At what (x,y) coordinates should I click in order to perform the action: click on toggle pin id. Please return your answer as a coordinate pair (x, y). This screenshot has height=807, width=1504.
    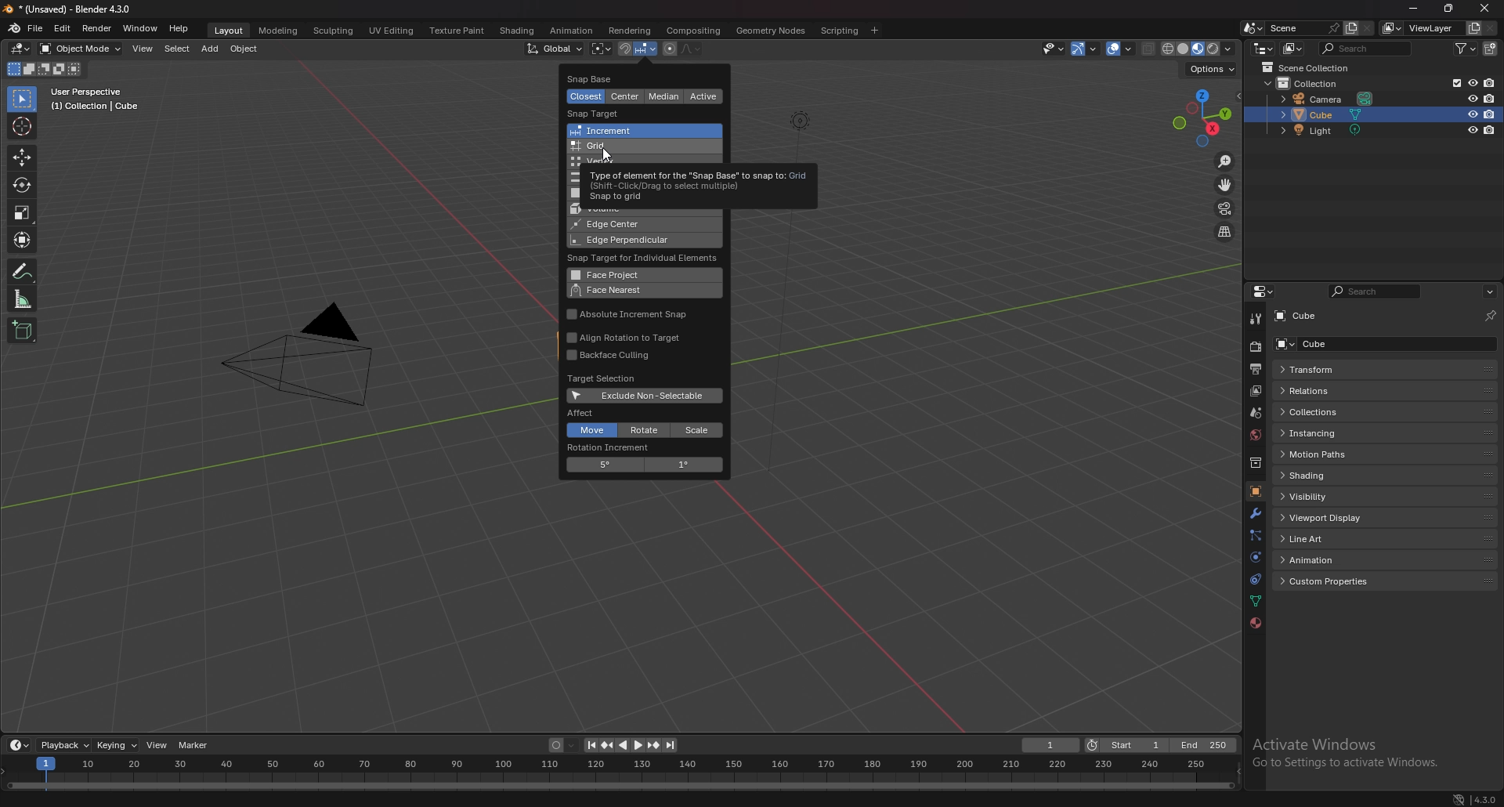
    Looking at the image, I should click on (1491, 313).